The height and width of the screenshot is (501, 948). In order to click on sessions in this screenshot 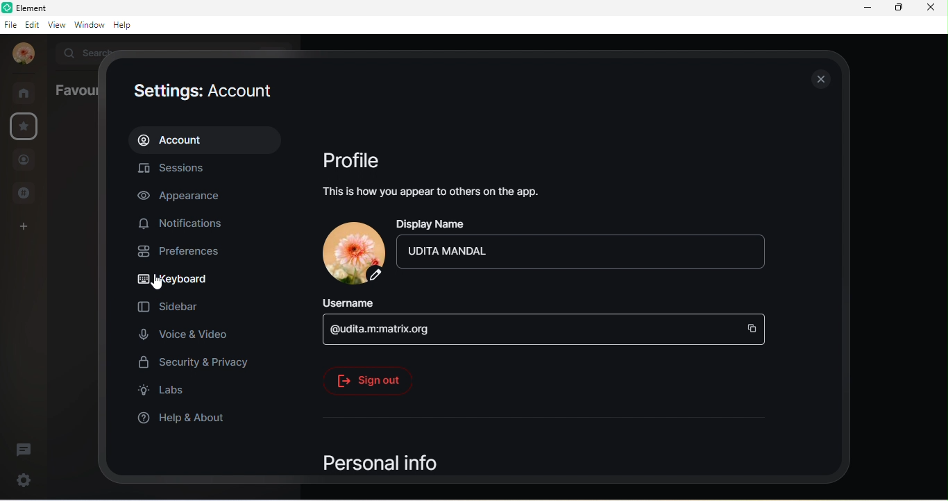, I will do `click(180, 169)`.